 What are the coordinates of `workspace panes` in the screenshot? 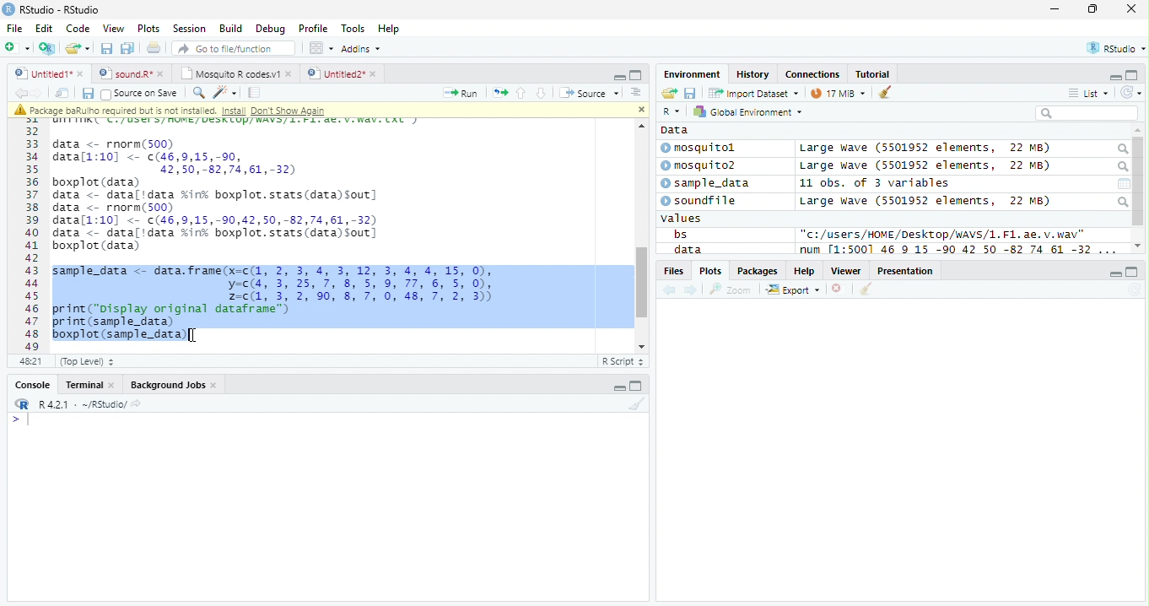 It's located at (322, 48).